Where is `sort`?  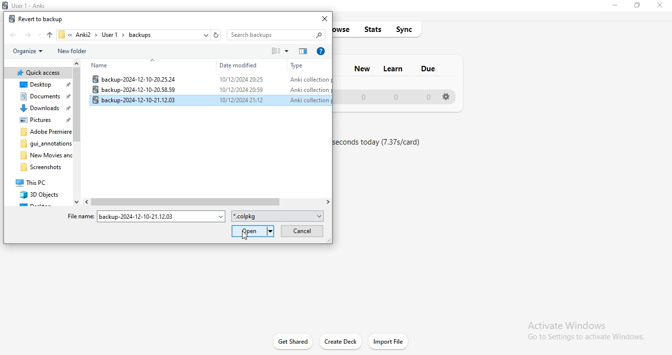 sort is located at coordinates (280, 52).